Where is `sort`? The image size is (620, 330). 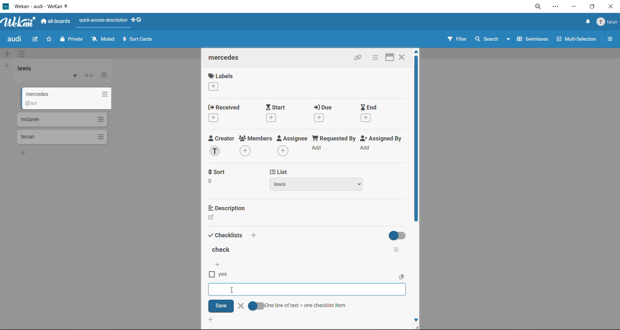
sort is located at coordinates (223, 184).